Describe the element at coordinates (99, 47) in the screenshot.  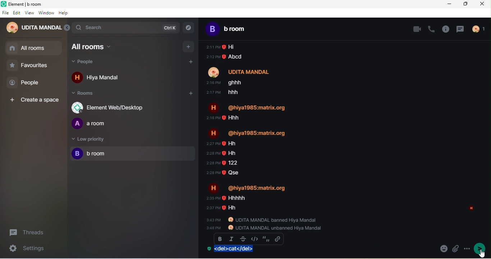
I see `all rooms` at that location.